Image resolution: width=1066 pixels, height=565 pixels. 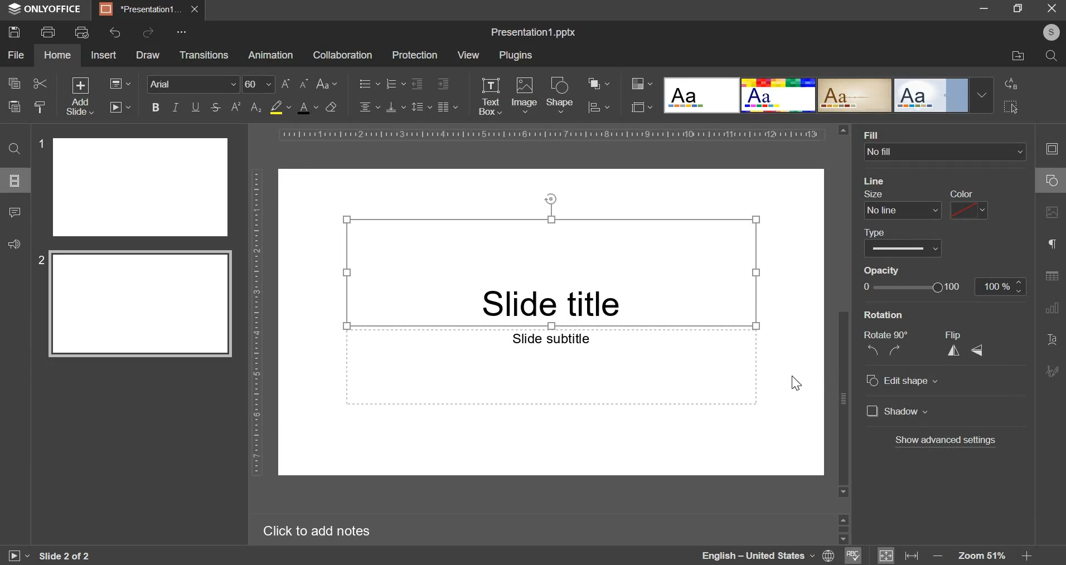 What do you see at coordinates (642, 84) in the screenshot?
I see `color design` at bounding box center [642, 84].